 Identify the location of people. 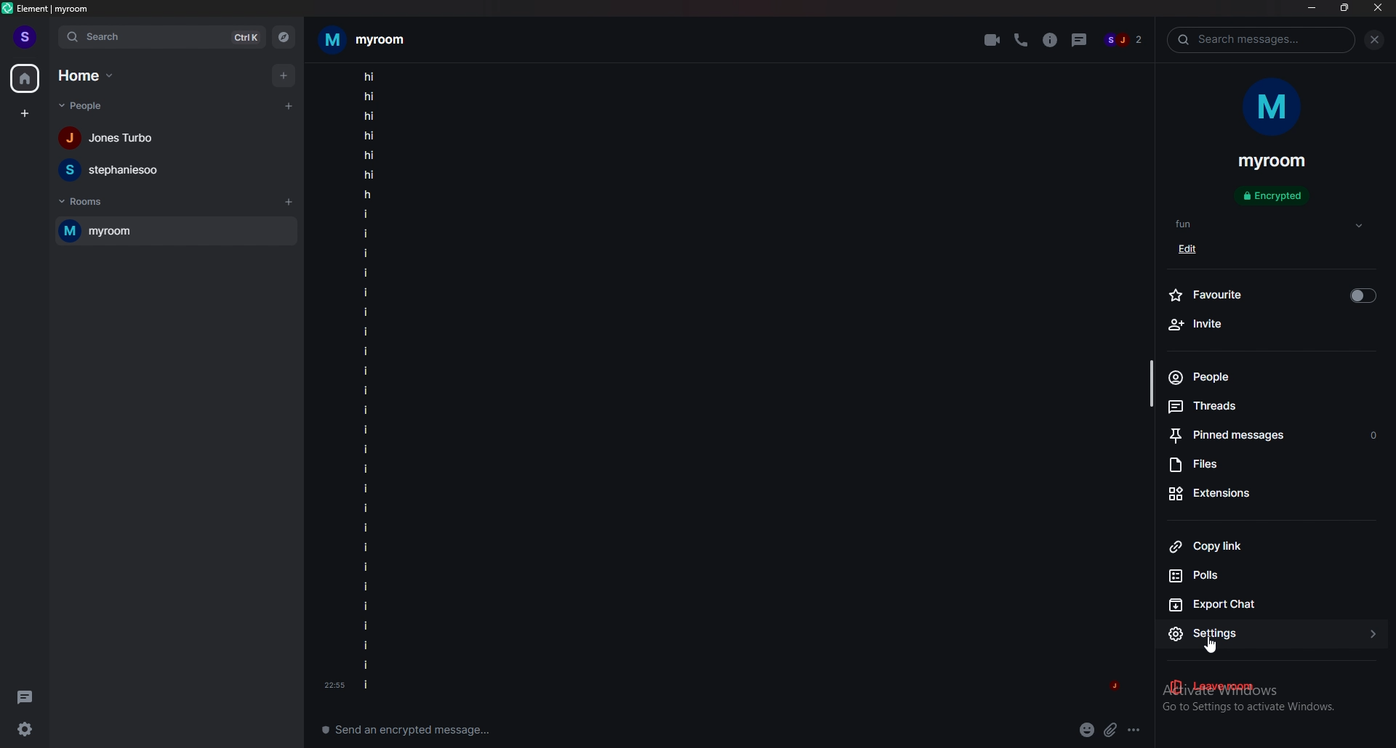
(113, 169).